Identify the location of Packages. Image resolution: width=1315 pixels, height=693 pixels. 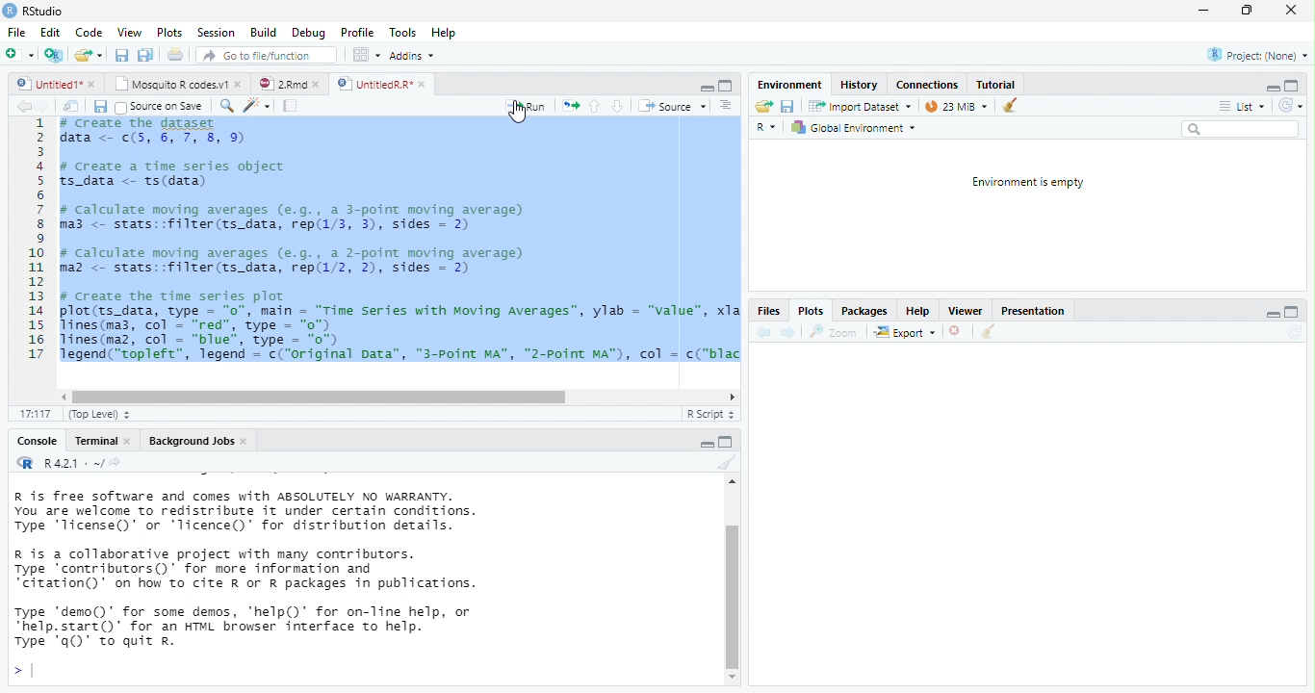
(864, 311).